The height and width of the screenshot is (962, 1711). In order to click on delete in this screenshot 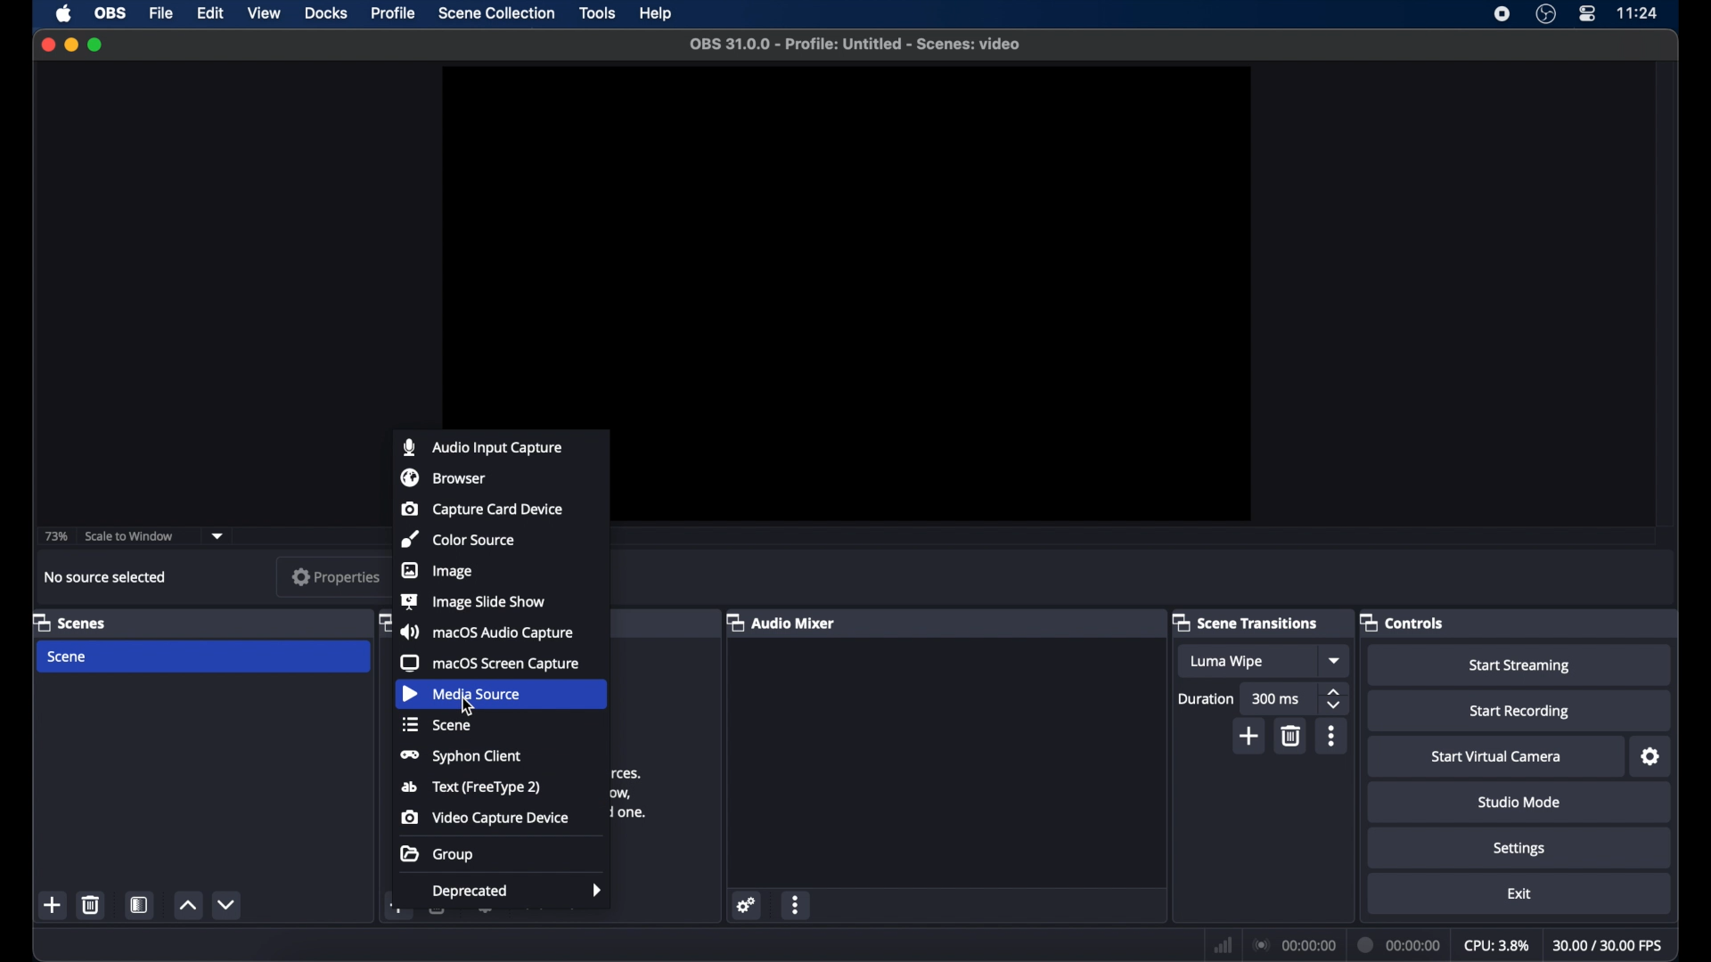, I will do `click(90, 904)`.